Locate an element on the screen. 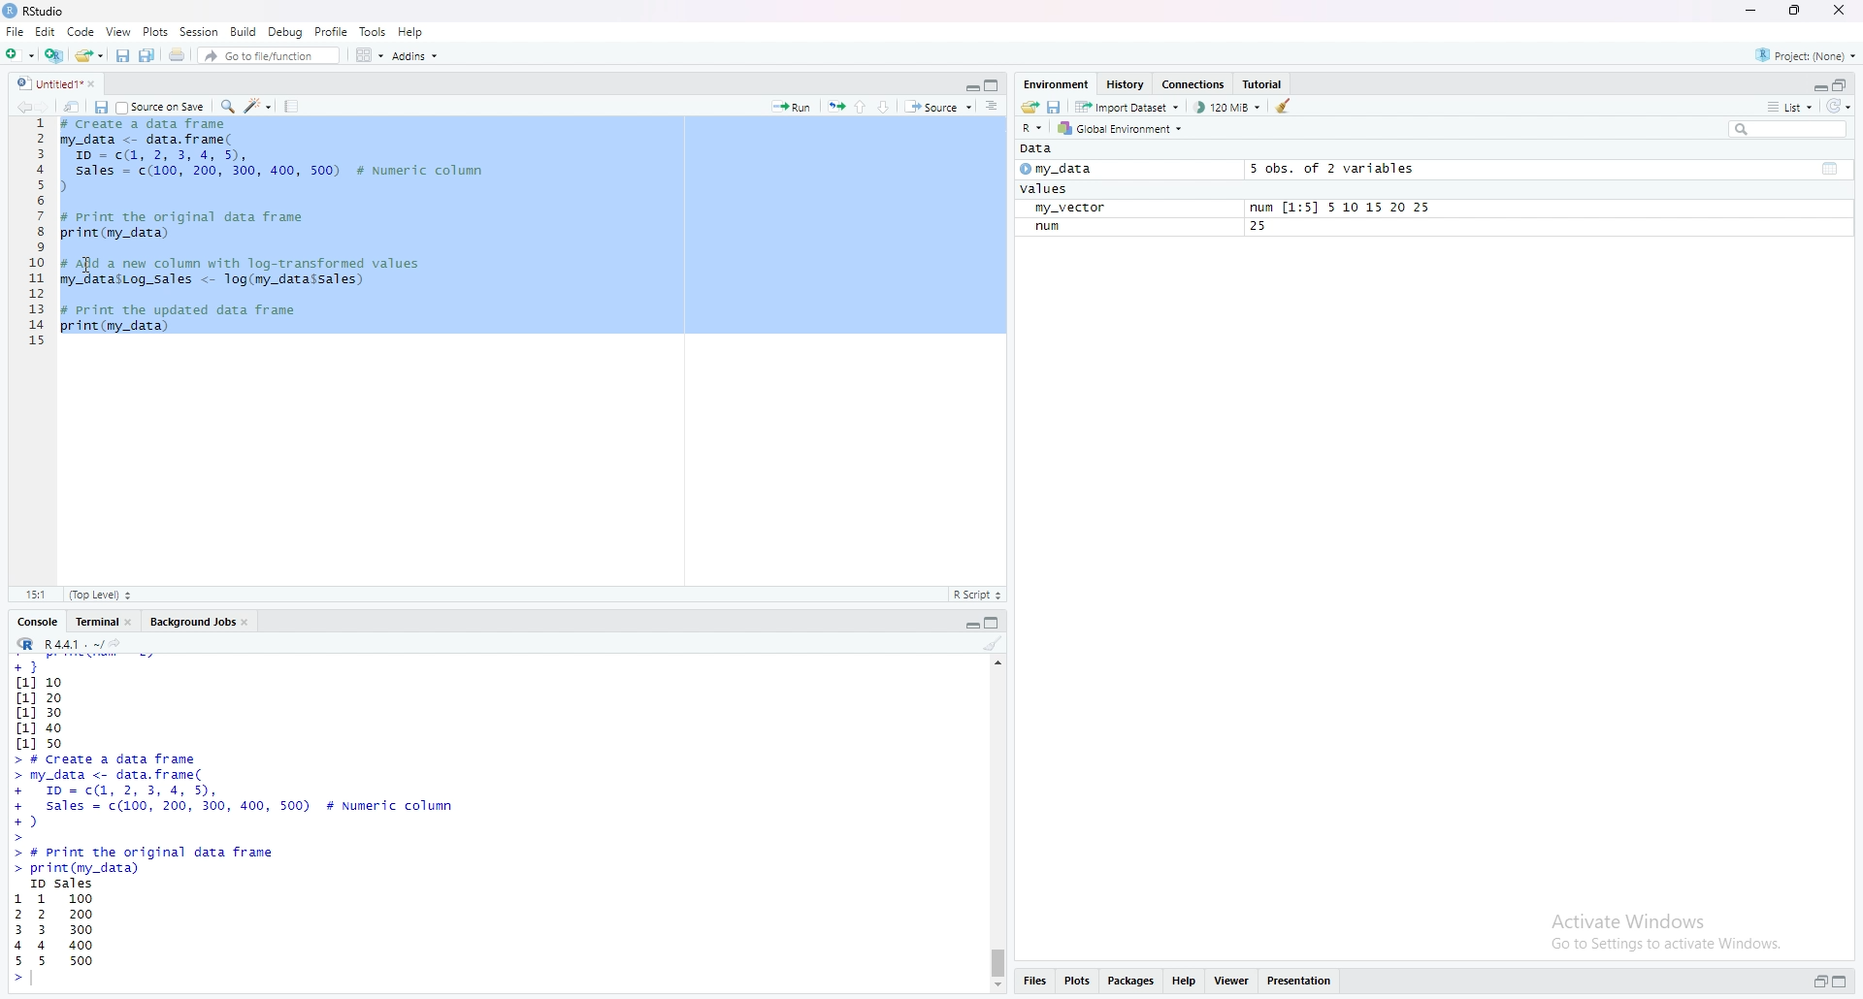 This screenshot has height=999, width=1863. scrollbar is located at coordinates (1000, 833).